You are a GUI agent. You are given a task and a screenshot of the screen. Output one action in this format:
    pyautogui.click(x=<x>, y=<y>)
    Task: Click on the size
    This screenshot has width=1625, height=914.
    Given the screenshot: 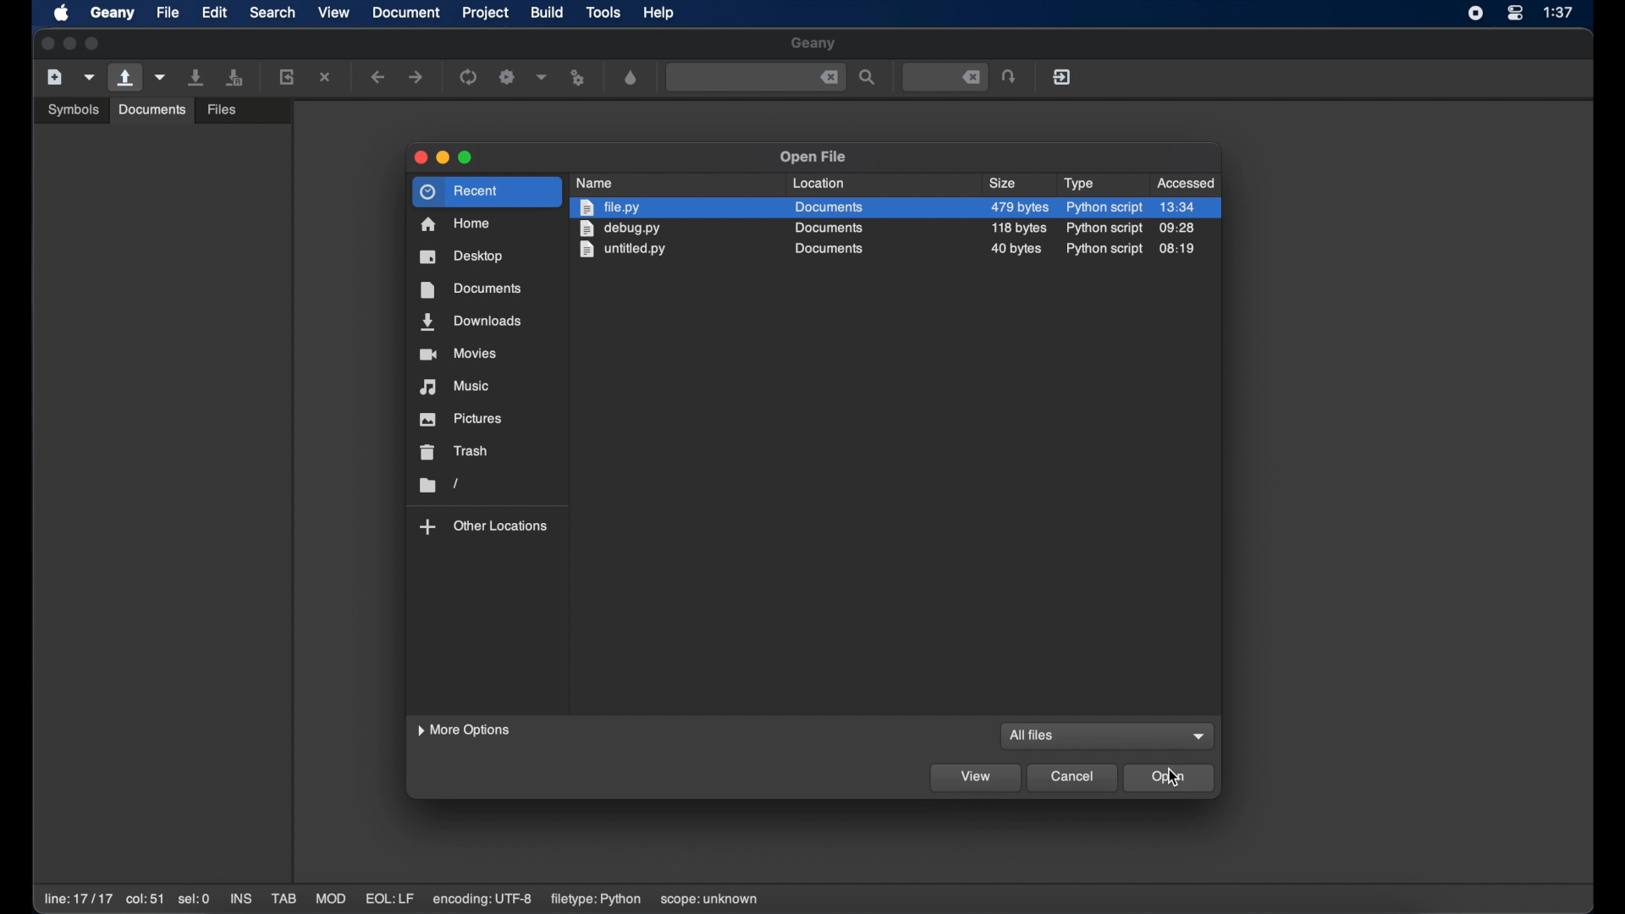 What is the action you would take?
    pyautogui.click(x=1005, y=184)
    